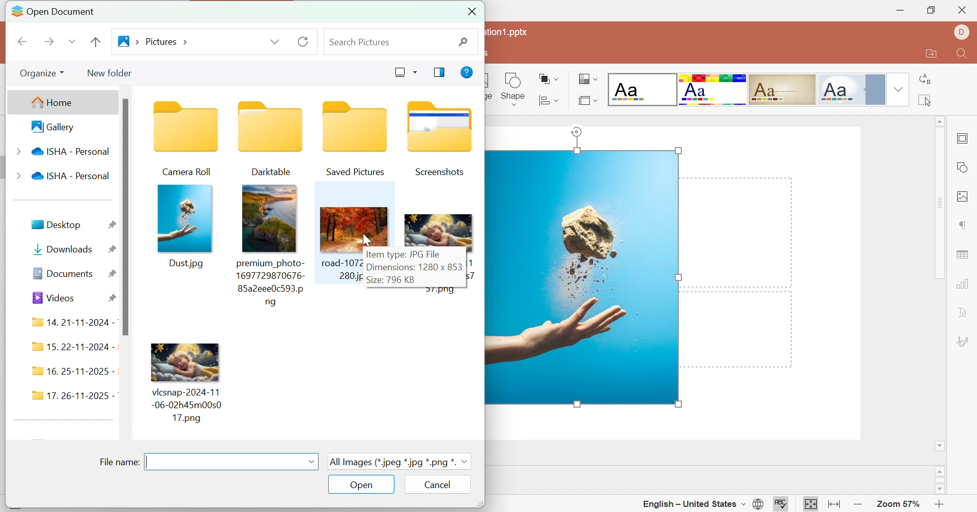  I want to click on Go to pictures, so click(152, 40).